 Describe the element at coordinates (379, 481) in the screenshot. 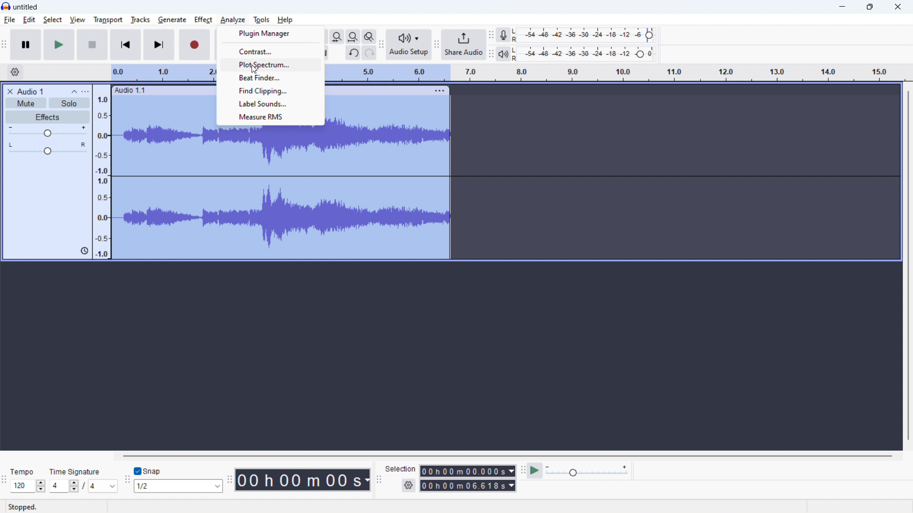

I see `selection toolbar` at that location.